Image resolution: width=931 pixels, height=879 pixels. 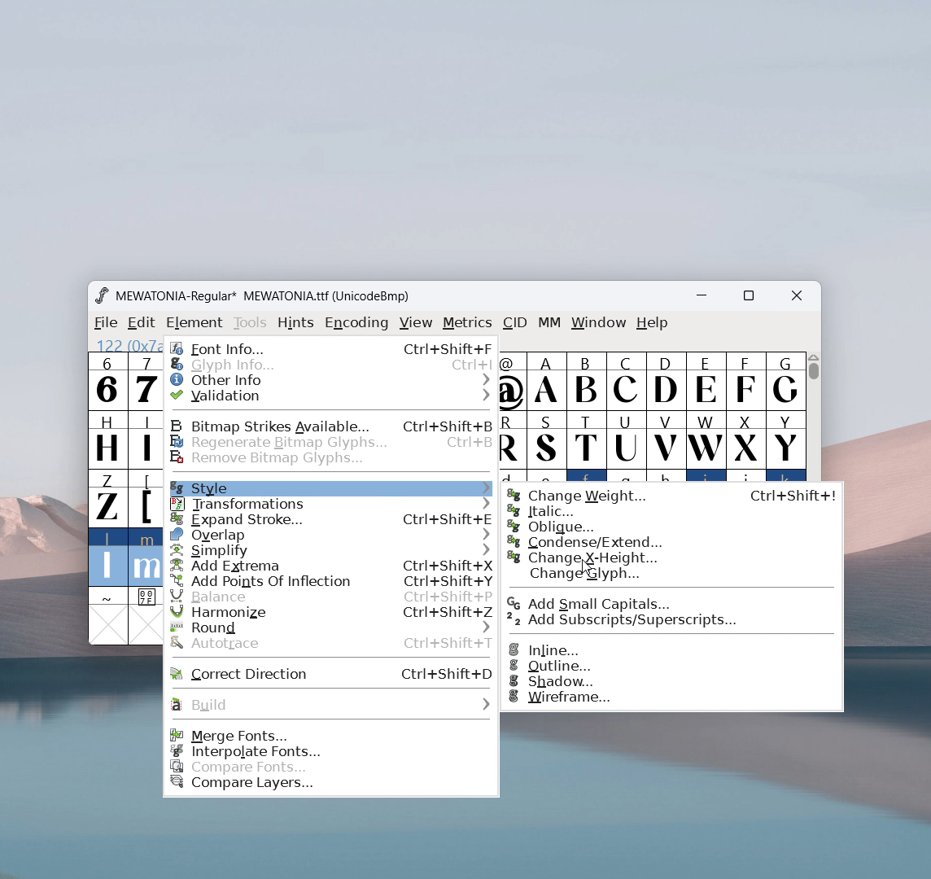 What do you see at coordinates (333, 396) in the screenshot?
I see `validation` at bounding box center [333, 396].